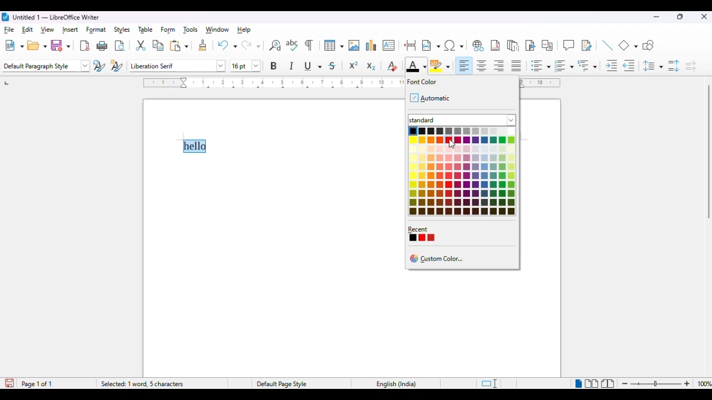  I want to click on show track changes functions, so click(586, 46).